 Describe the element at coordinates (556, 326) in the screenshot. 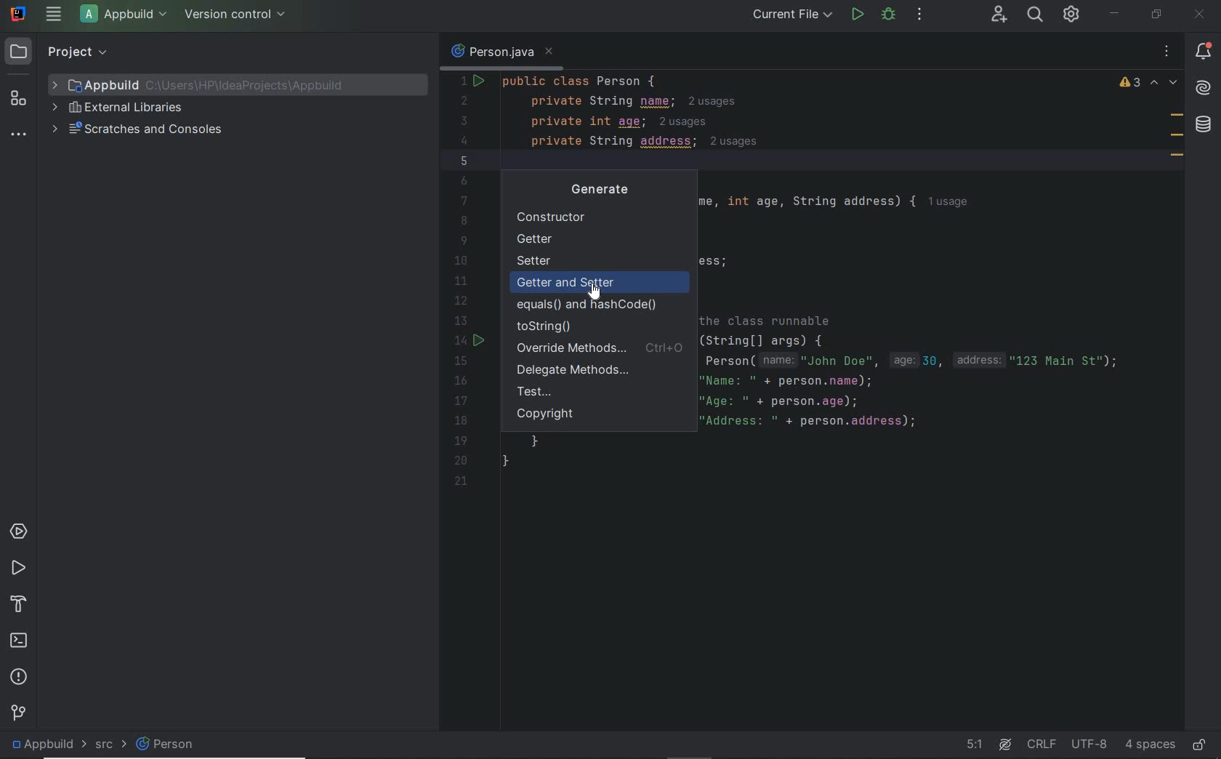

I see `toString()` at that location.